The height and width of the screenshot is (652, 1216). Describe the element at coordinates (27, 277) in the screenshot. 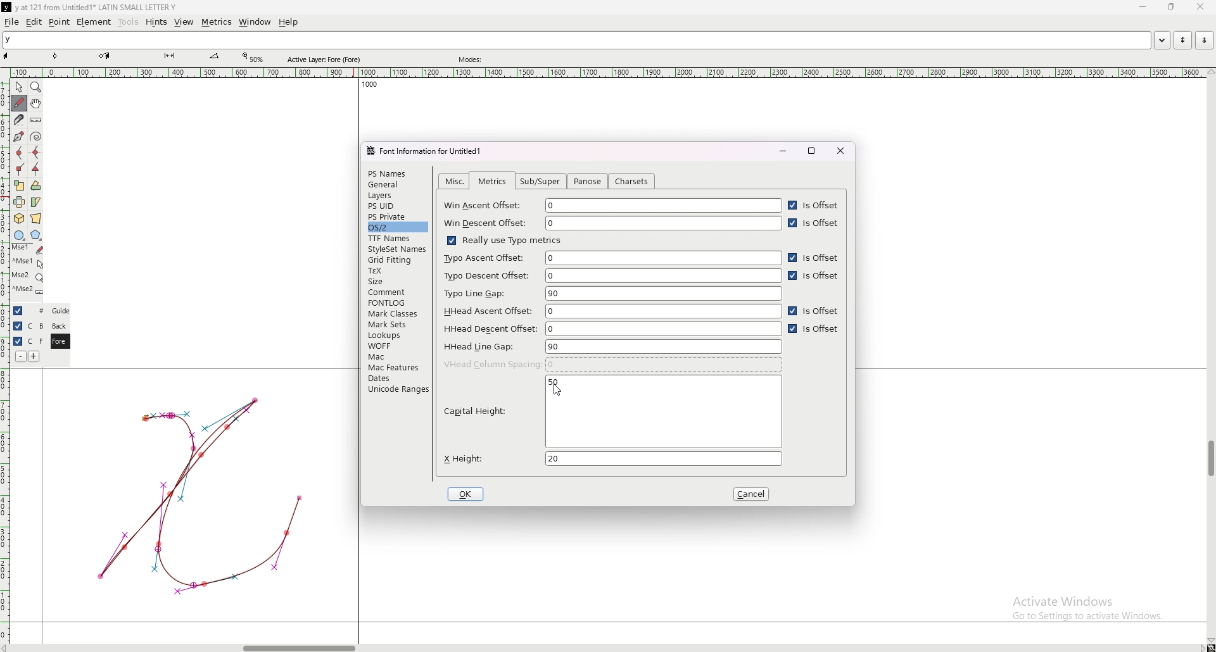

I see `mse 2` at that location.